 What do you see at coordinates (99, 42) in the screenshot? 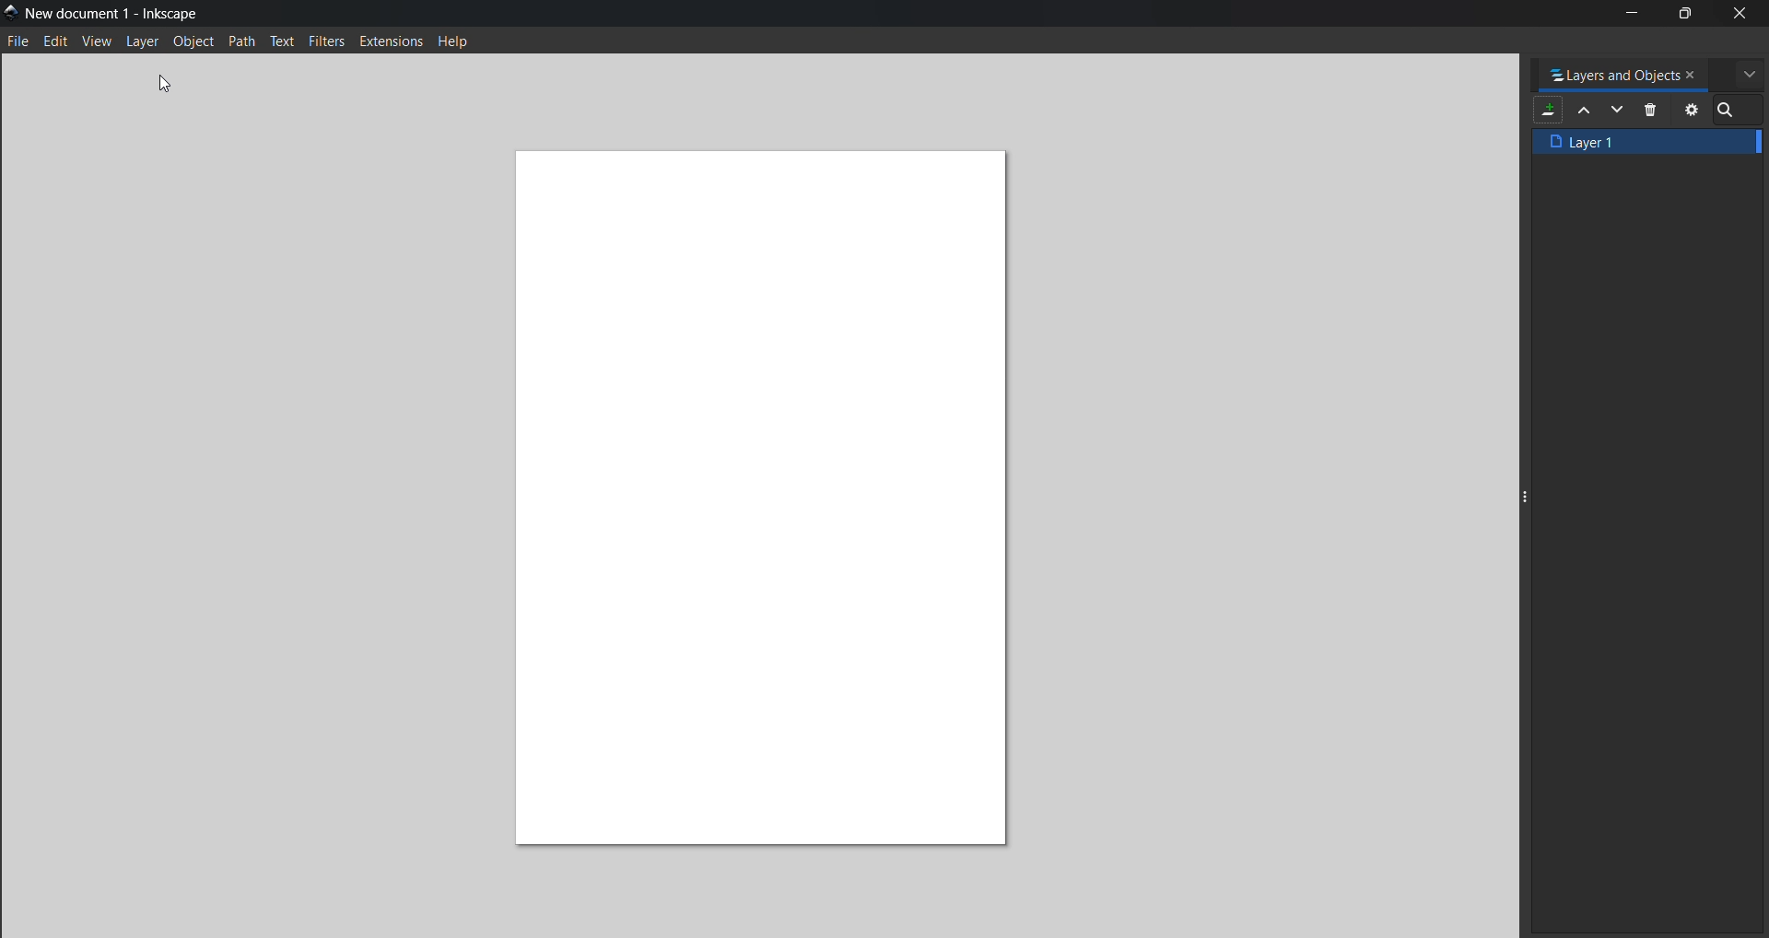
I see `view` at bounding box center [99, 42].